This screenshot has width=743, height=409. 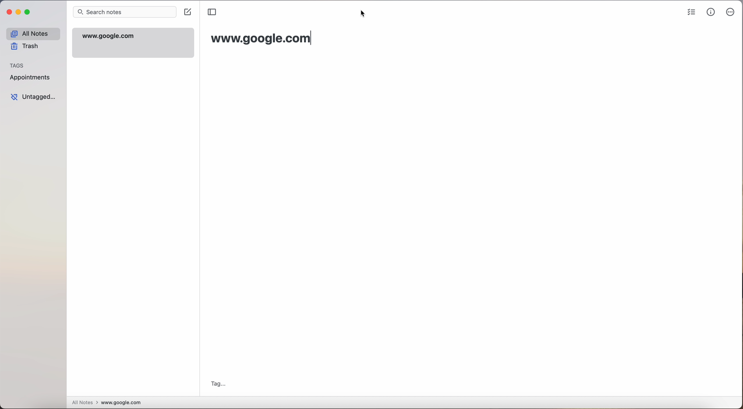 What do you see at coordinates (731, 13) in the screenshot?
I see `more options` at bounding box center [731, 13].